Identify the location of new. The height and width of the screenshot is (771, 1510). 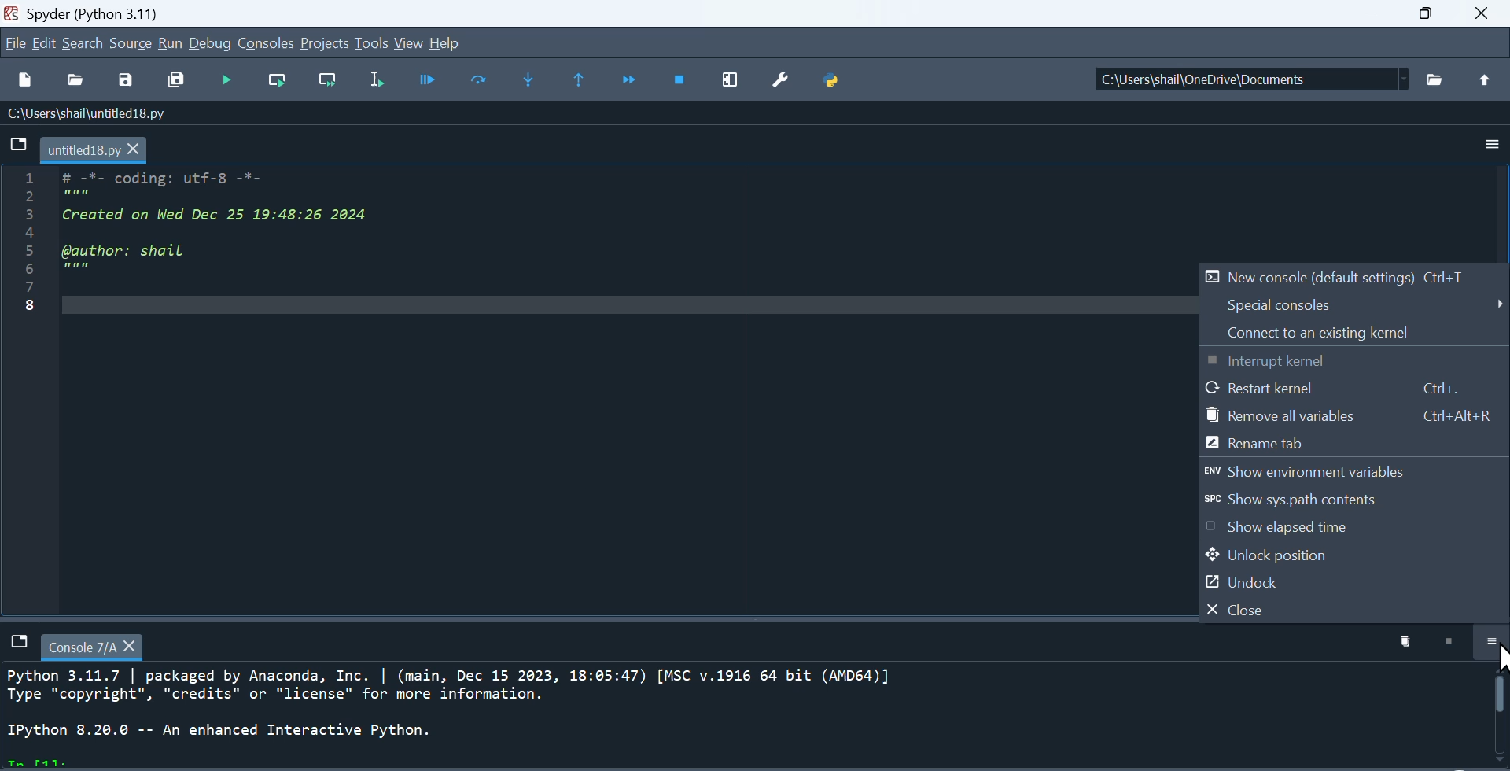
(25, 83).